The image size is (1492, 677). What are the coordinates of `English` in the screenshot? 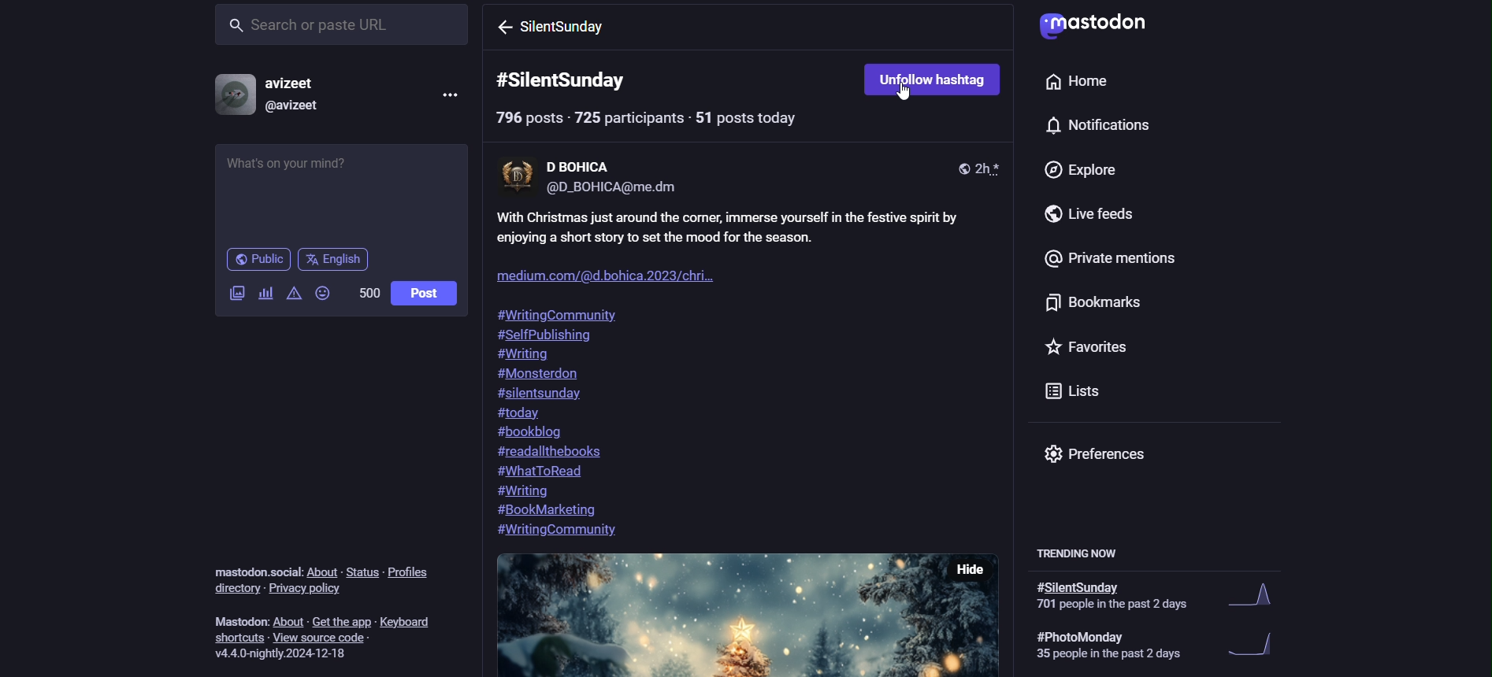 It's located at (332, 259).